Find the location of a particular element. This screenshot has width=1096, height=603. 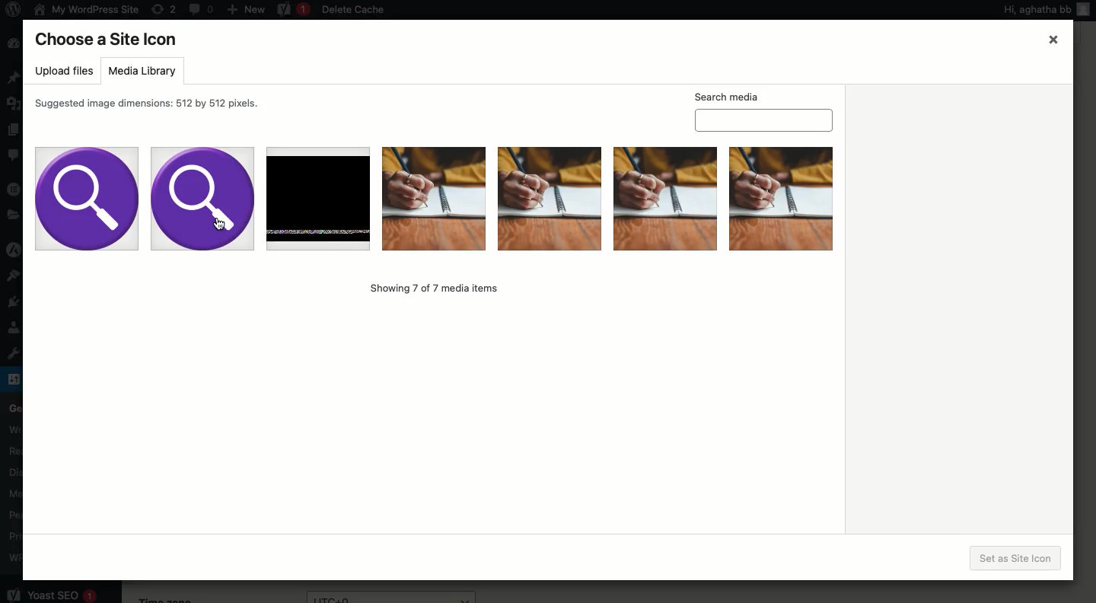

Image is located at coordinates (321, 195).